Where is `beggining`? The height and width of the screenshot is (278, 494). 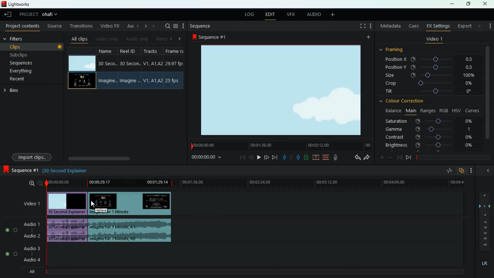
beggining is located at coordinates (240, 157).